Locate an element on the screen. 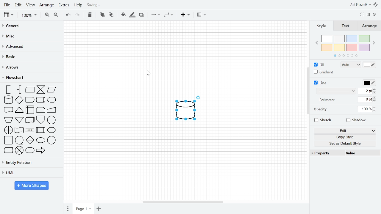  To front is located at coordinates (102, 15).